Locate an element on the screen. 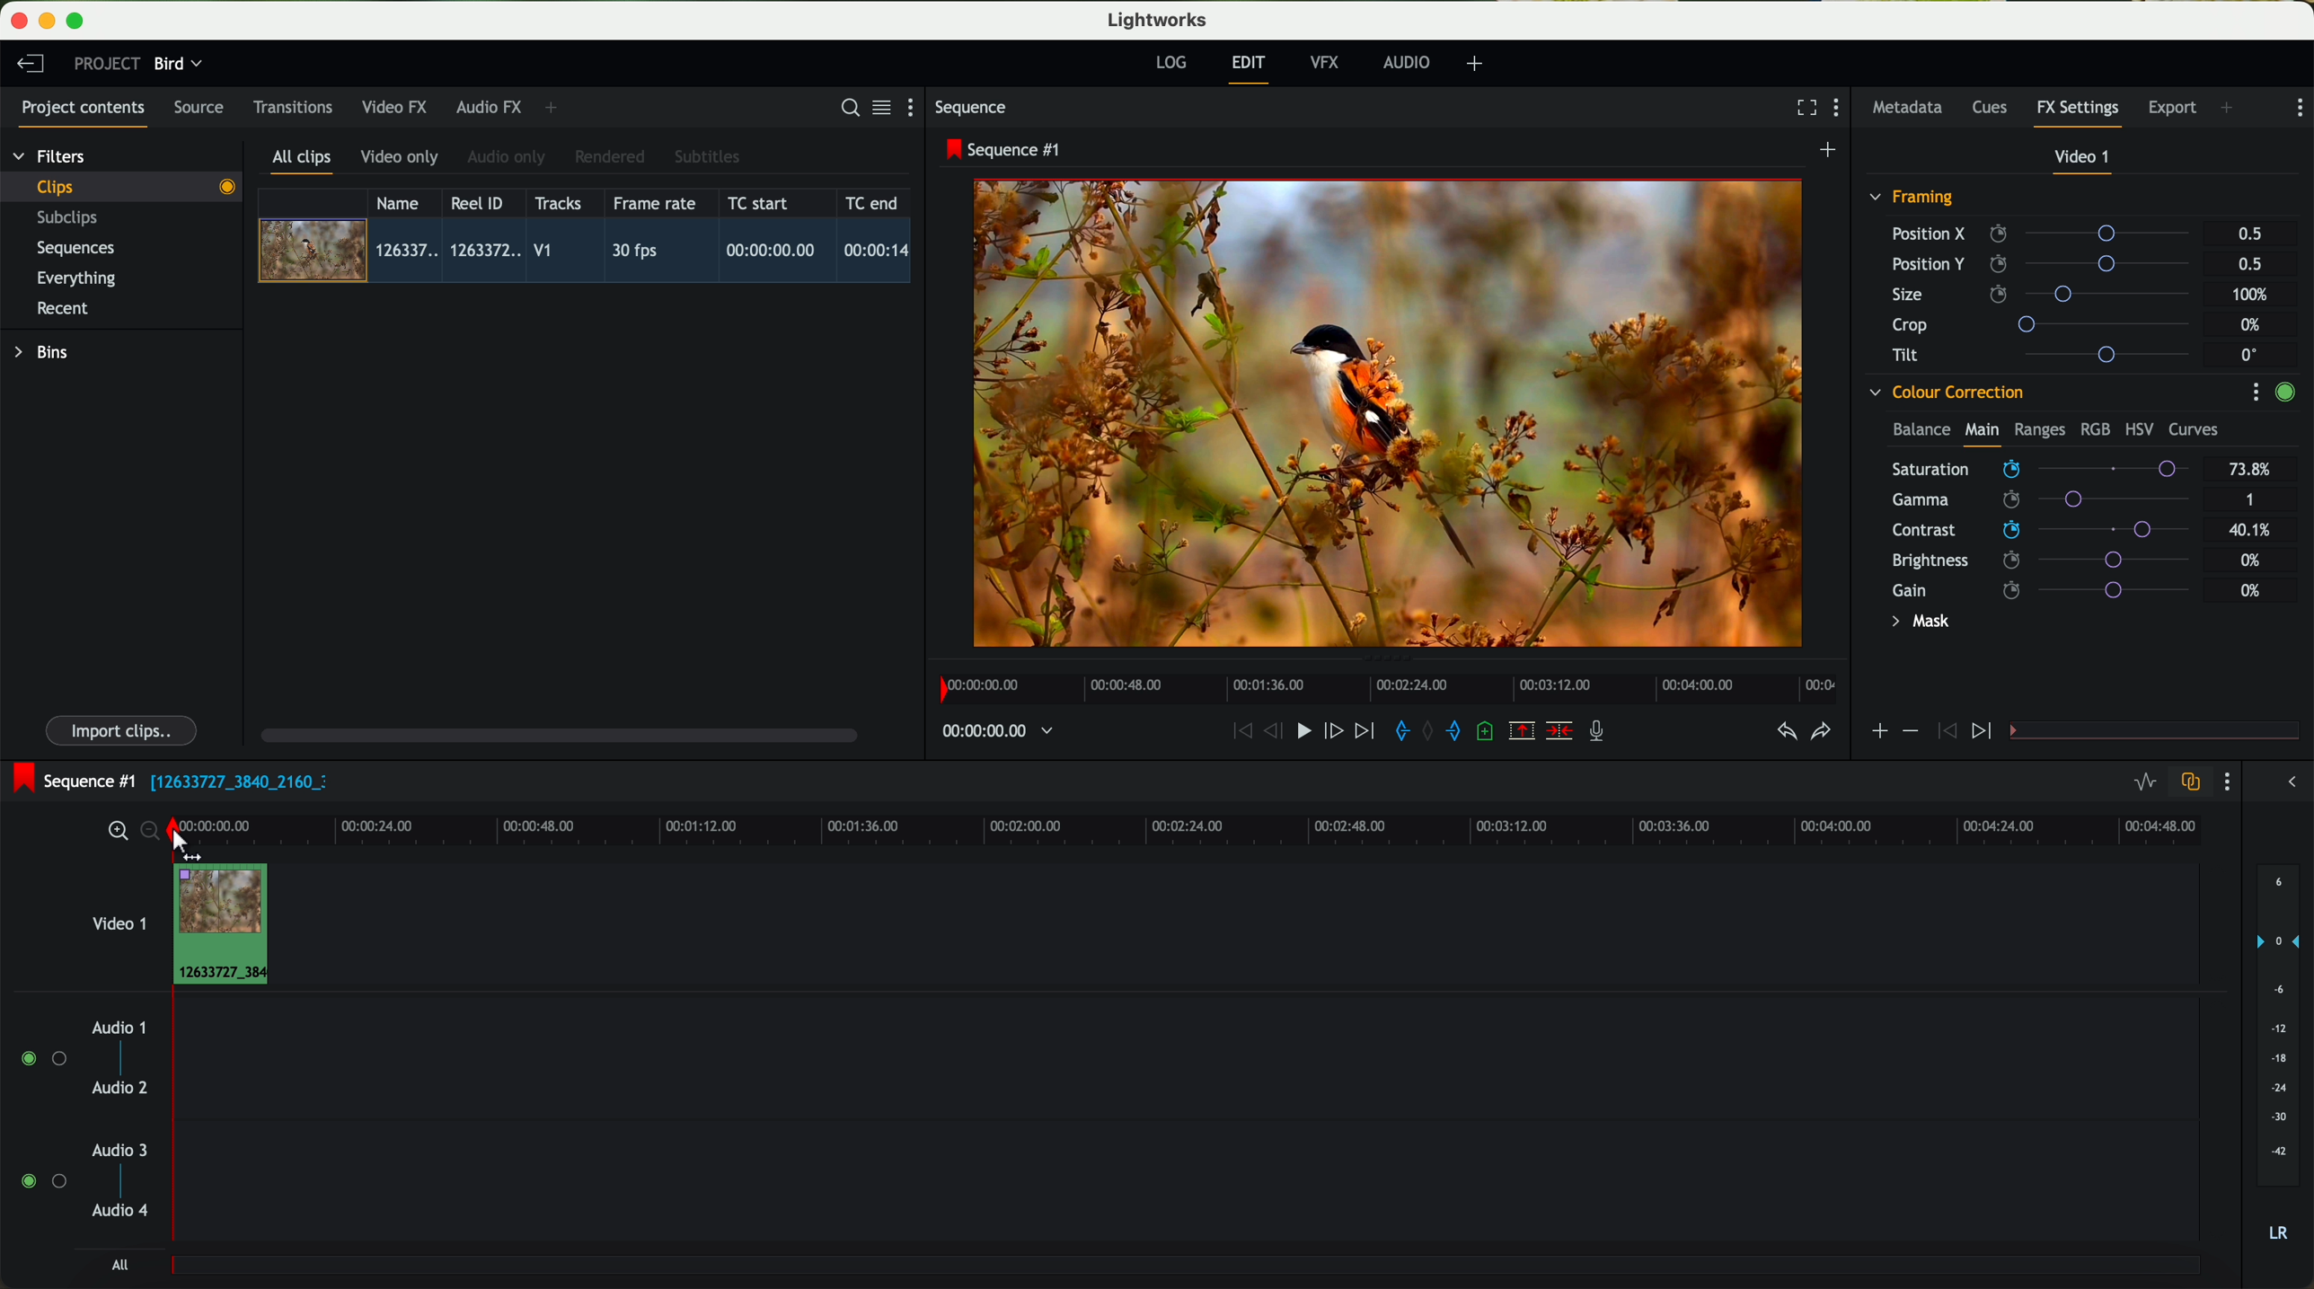  project is located at coordinates (107, 63).